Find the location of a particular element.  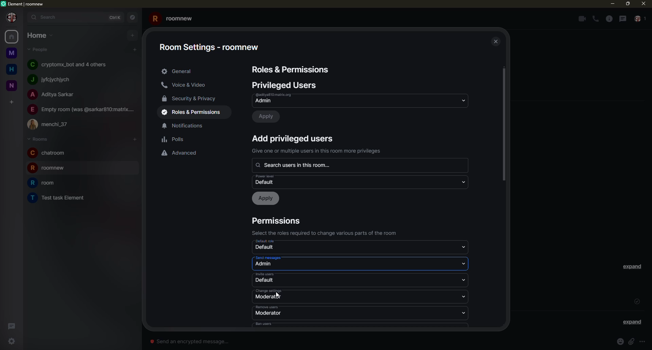

notifications is located at coordinates (187, 125).